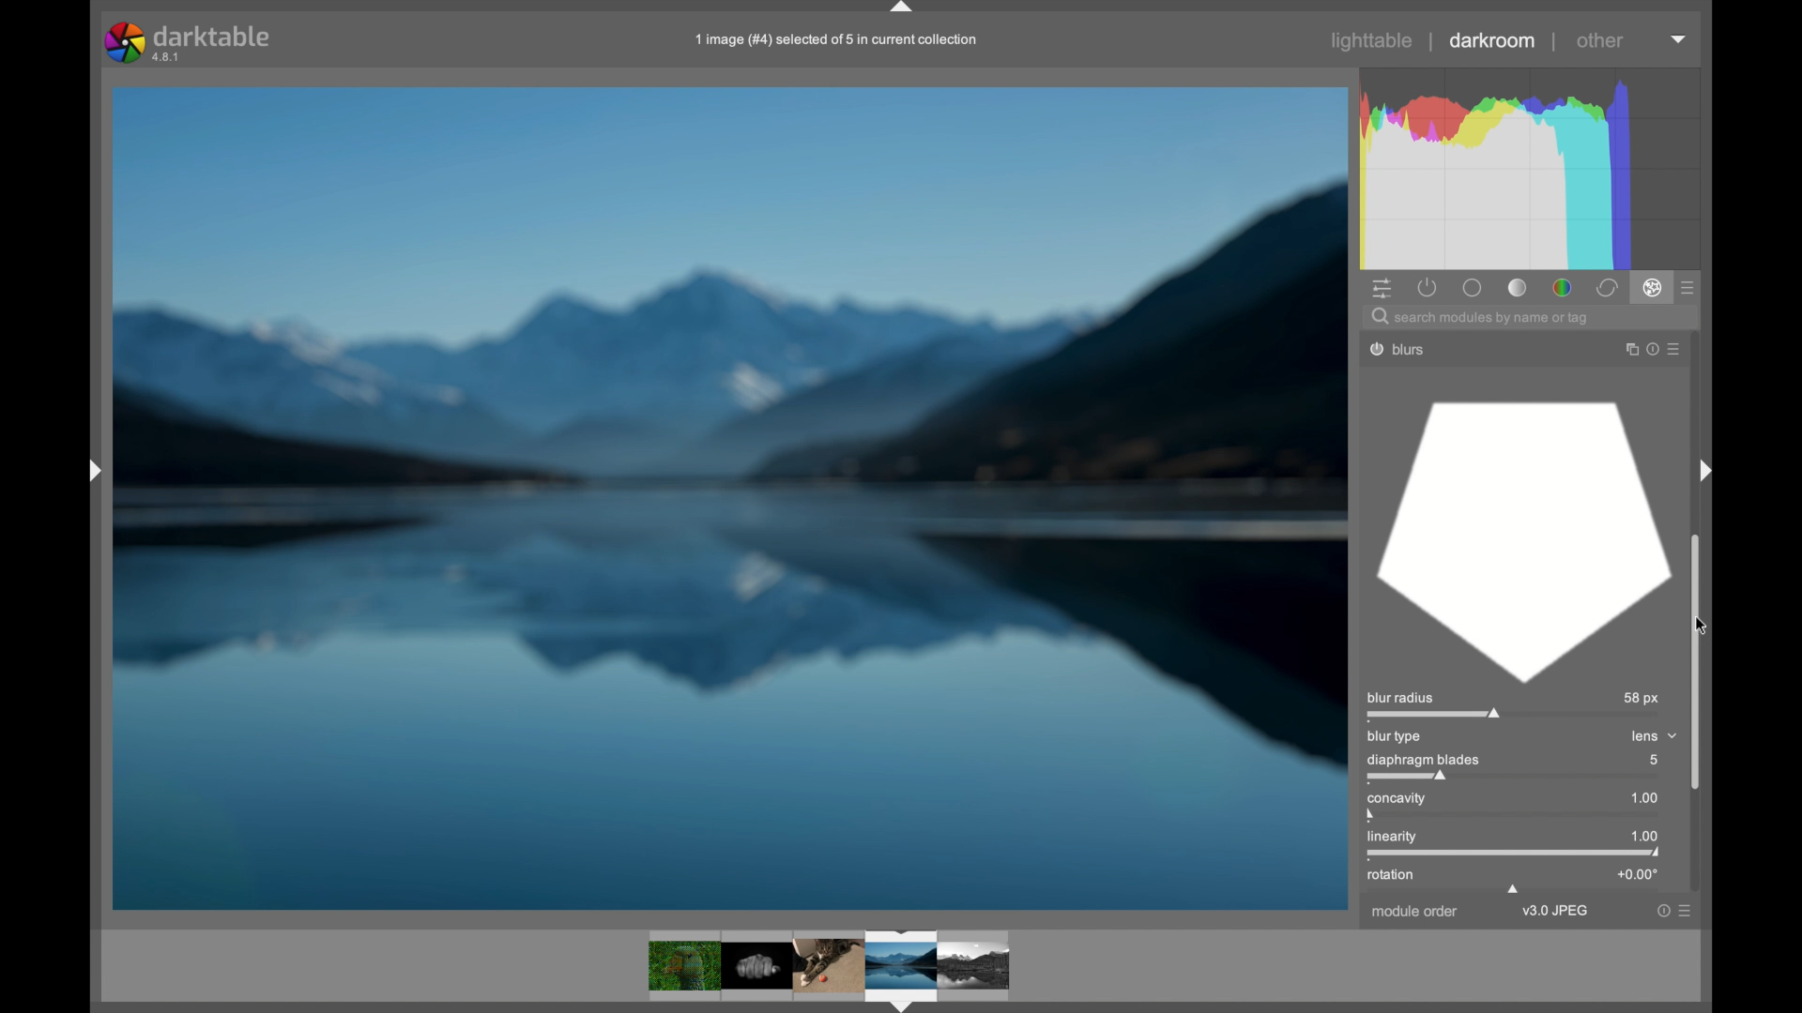  I want to click on dropdown menu, so click(1680, 40).